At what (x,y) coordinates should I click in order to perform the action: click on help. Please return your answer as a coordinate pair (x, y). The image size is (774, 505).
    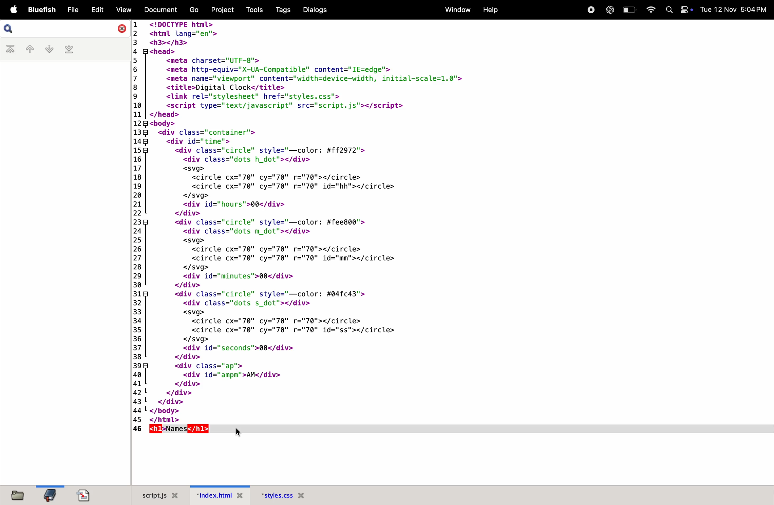
    Looking at the image, I should click on (491, 9).